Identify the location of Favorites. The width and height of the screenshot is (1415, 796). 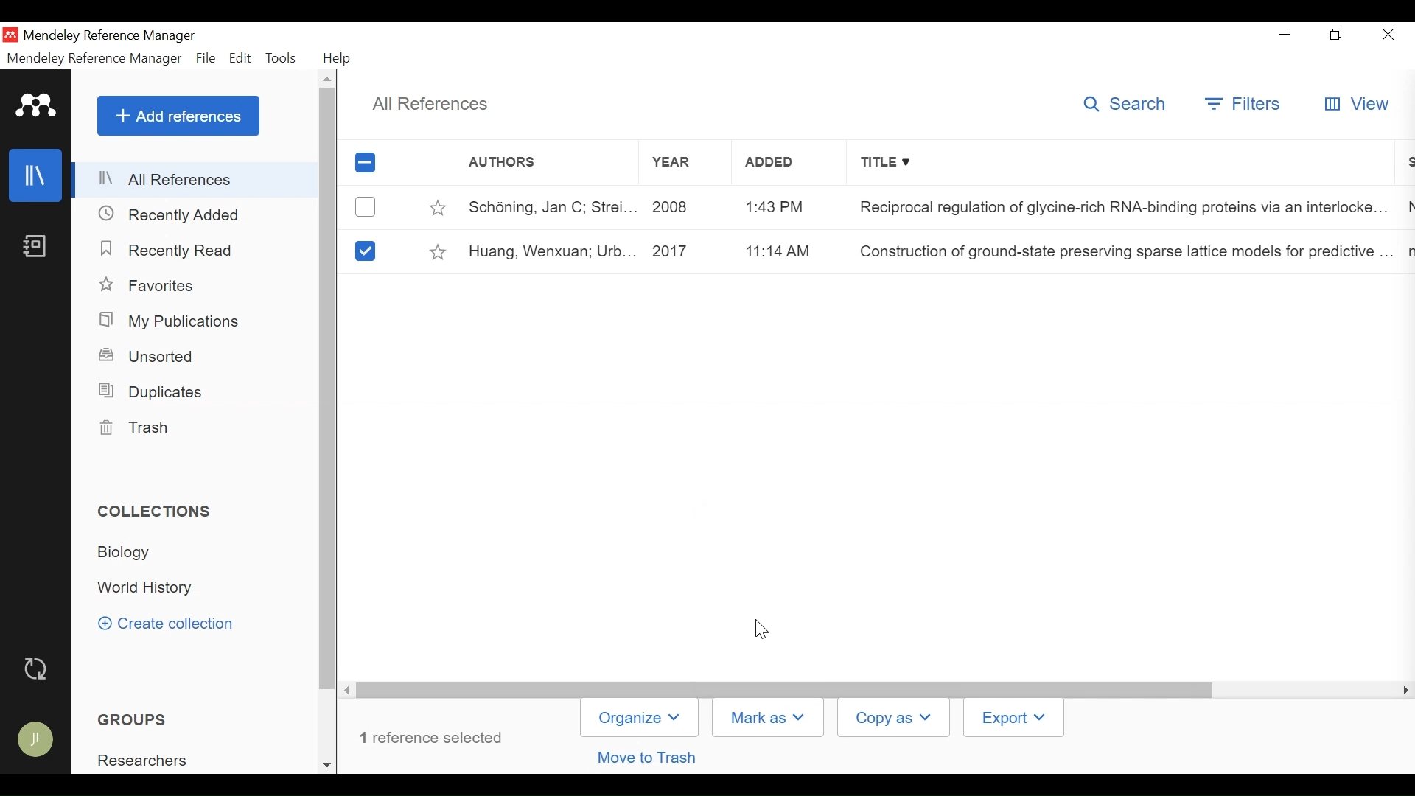
(152, 284).